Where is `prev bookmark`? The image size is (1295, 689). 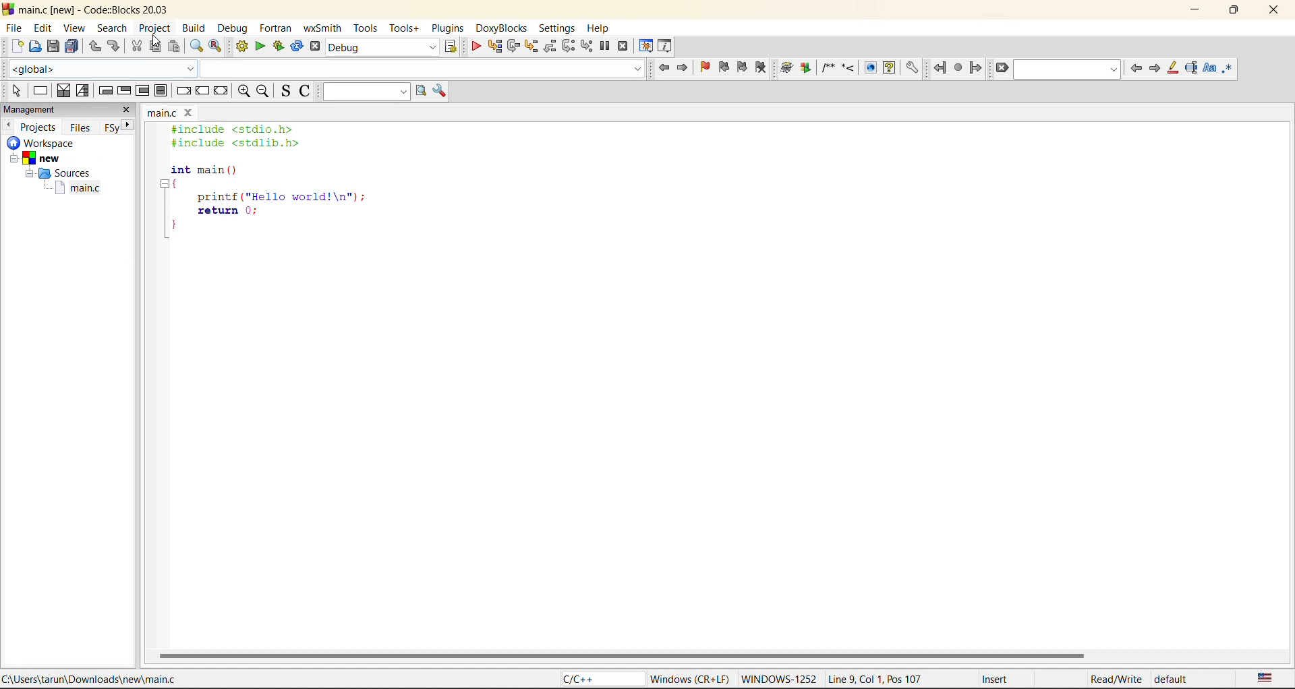
prev bookmark is located at coordinates (724, 69).